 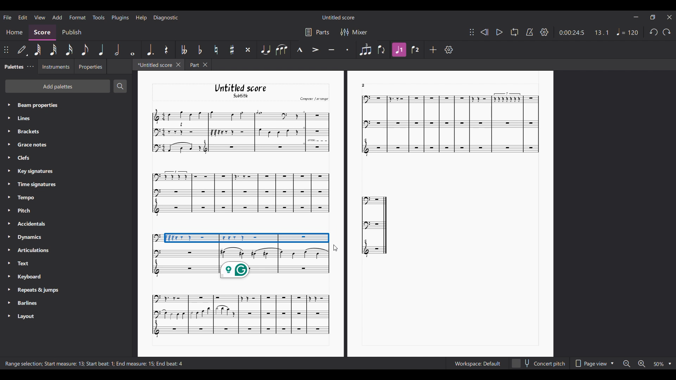 What do you see at coordinates (636, 17) in the screenshot?
I see `Minimize` at bounding box center [636, 17].